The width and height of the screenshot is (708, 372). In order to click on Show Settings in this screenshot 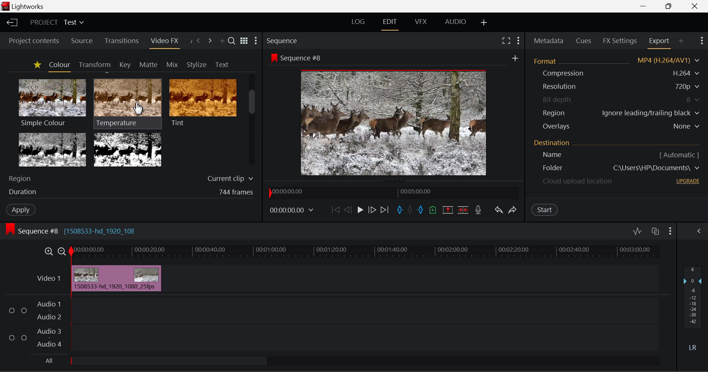, I will do `click(702, 42)`.